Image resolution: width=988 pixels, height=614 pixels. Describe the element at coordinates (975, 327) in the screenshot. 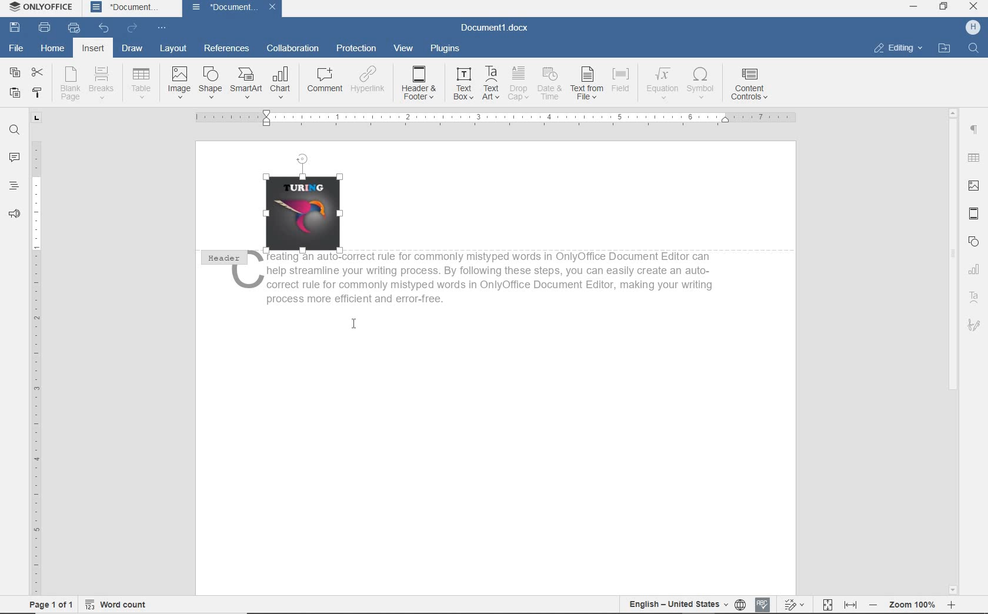

I see `SIGNATURE` at that location.